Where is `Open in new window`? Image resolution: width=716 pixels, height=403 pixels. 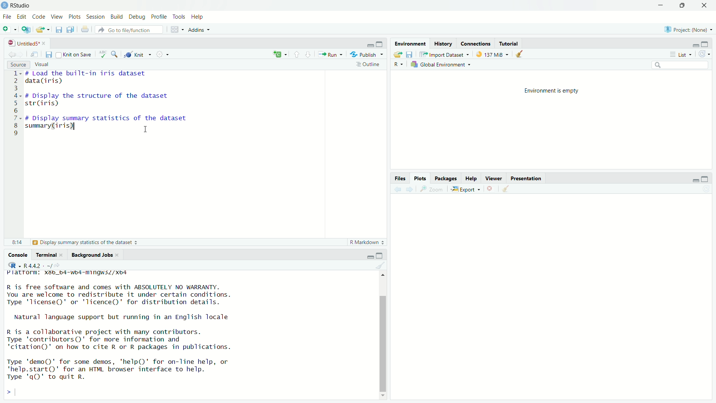
Open in new window is located at coordinates (35, 54).